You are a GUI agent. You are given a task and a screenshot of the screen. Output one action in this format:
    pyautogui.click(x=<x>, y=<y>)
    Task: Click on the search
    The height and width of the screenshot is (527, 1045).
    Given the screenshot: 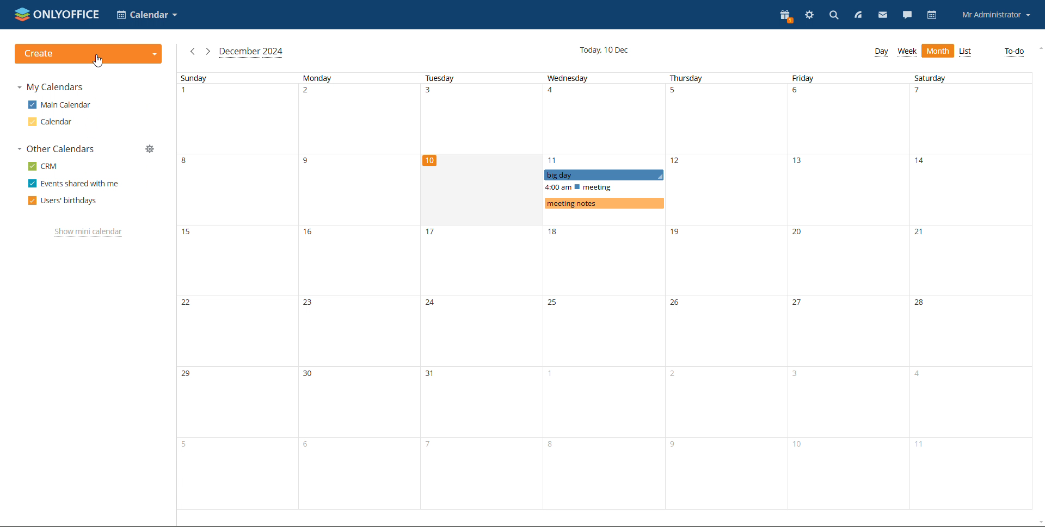 What is the action you would take?
    pyautogui.click(x=832, y=15)
    